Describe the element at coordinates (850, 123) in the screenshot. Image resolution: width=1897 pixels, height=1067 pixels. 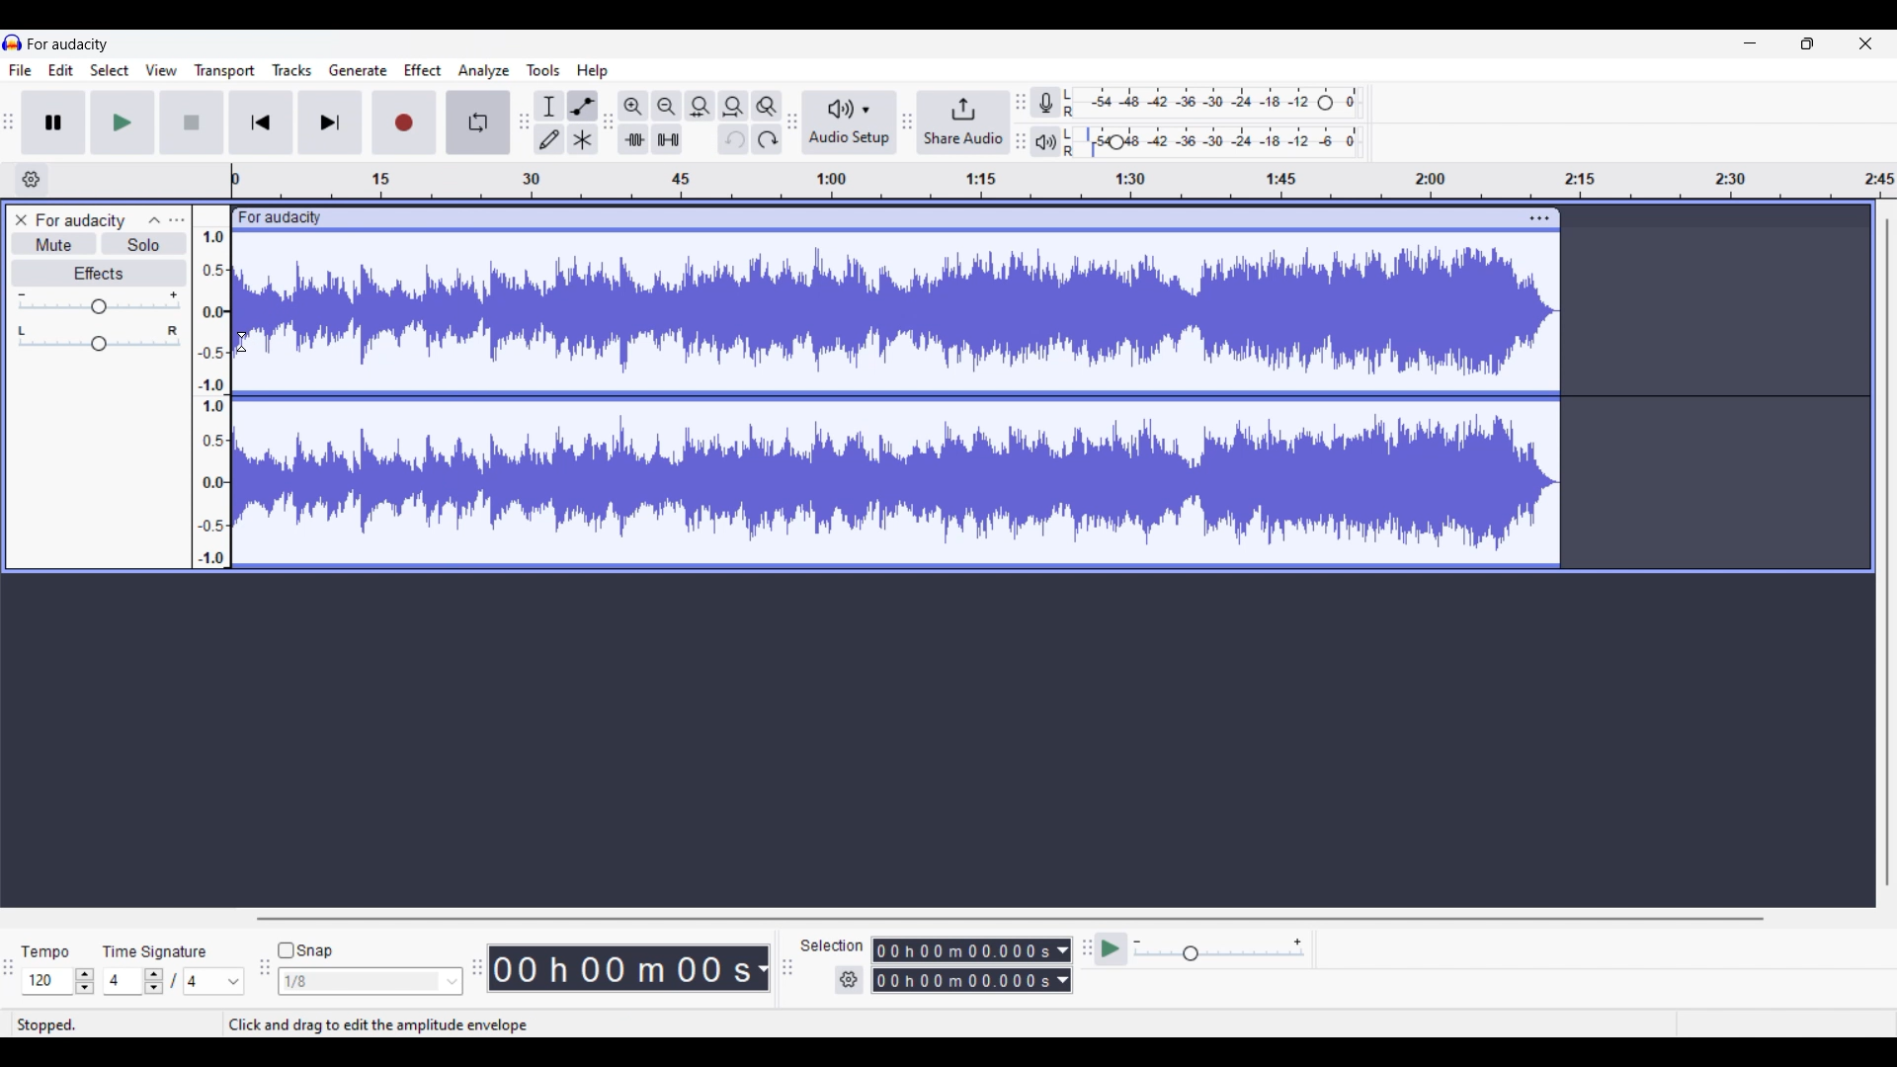
I see `Audio setup` at that location.